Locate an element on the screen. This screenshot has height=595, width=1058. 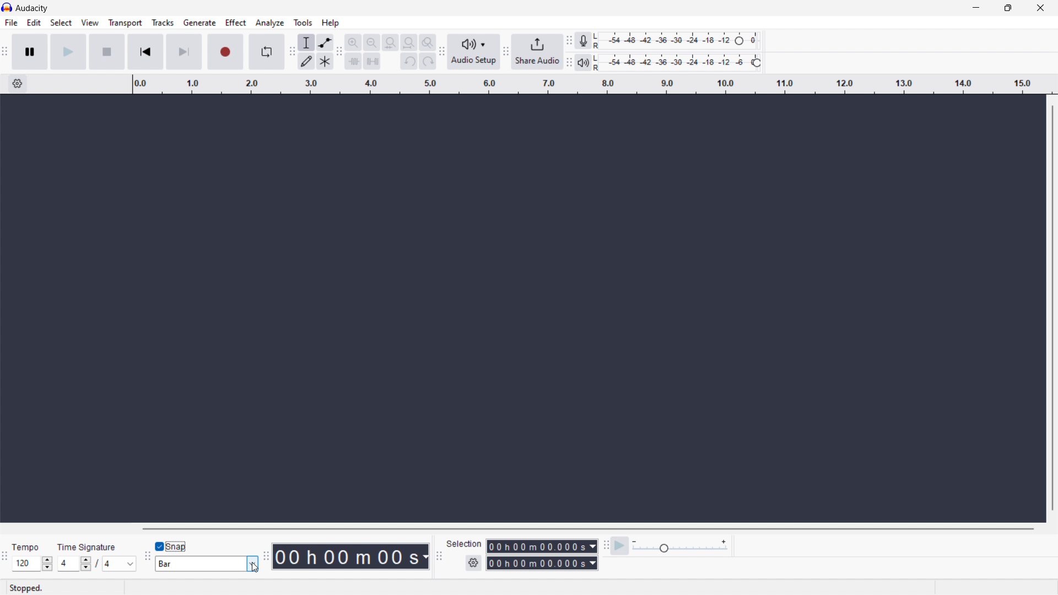
draw tool is located at coordinates (306, 62).